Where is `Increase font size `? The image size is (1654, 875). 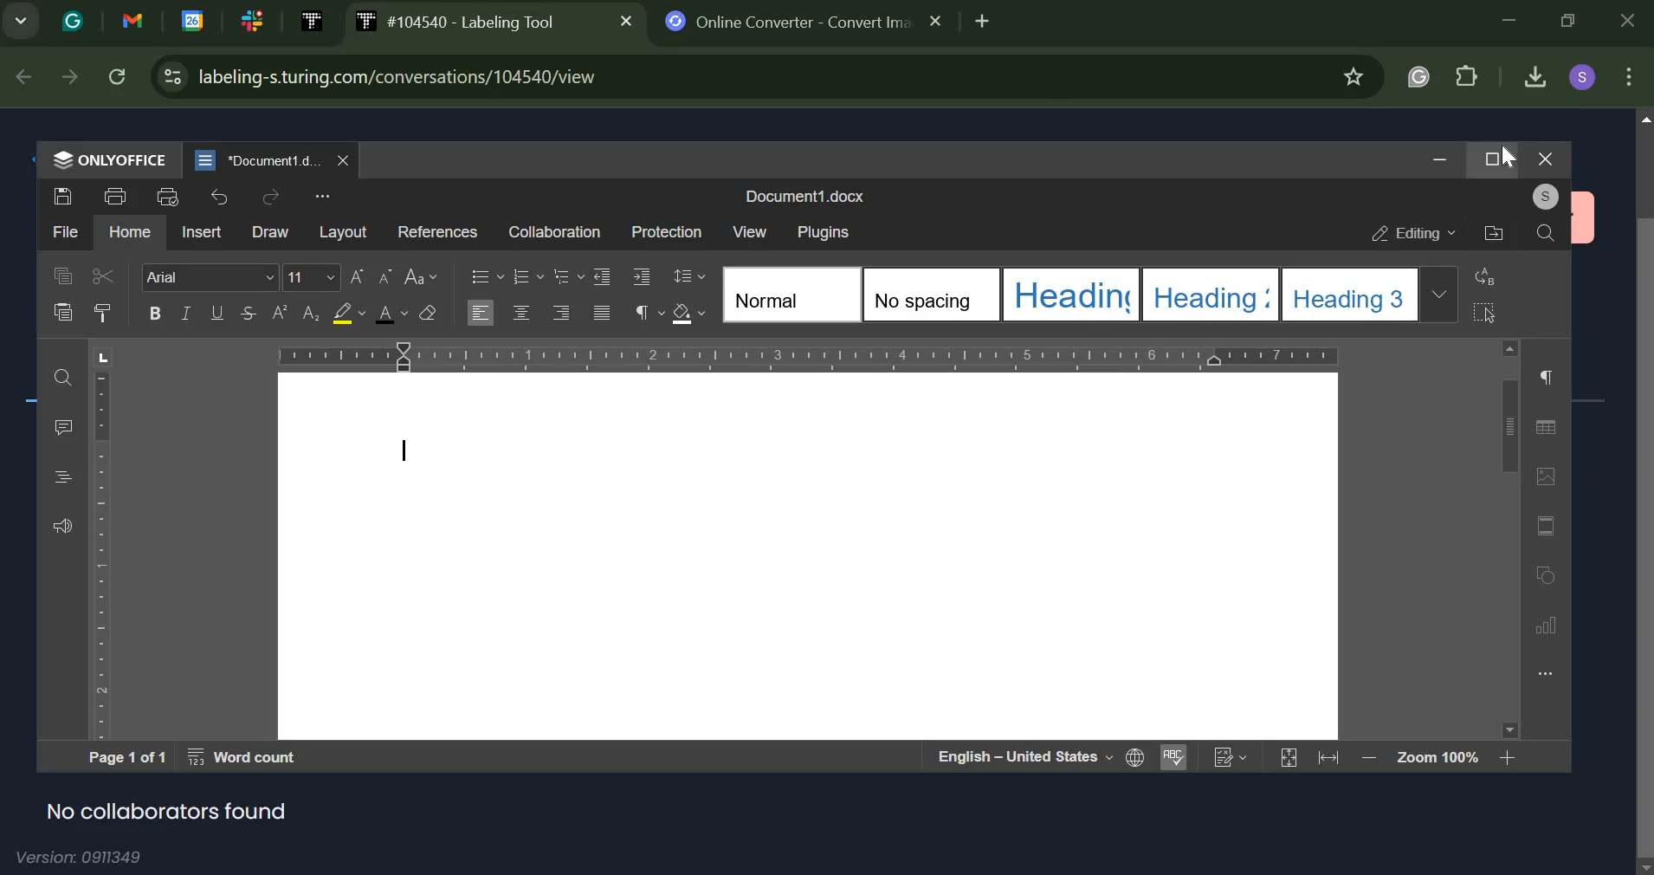
Increase font size  is located at coordinates (355, 277).